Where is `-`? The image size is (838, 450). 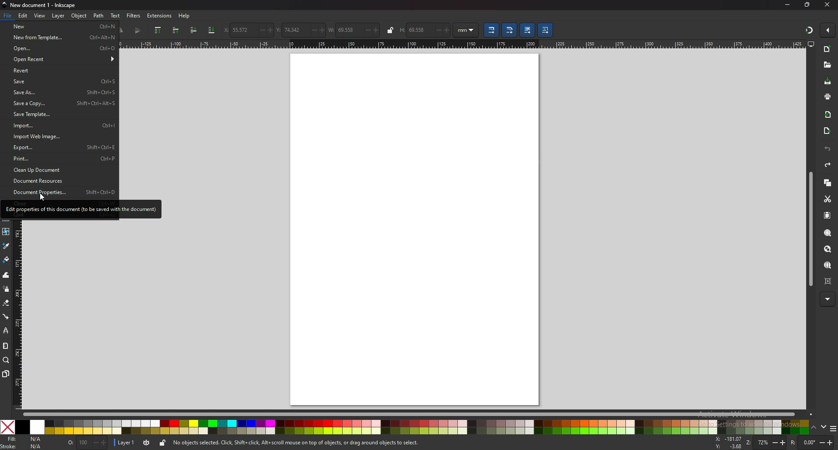 - is located at coordinates (437, 31).